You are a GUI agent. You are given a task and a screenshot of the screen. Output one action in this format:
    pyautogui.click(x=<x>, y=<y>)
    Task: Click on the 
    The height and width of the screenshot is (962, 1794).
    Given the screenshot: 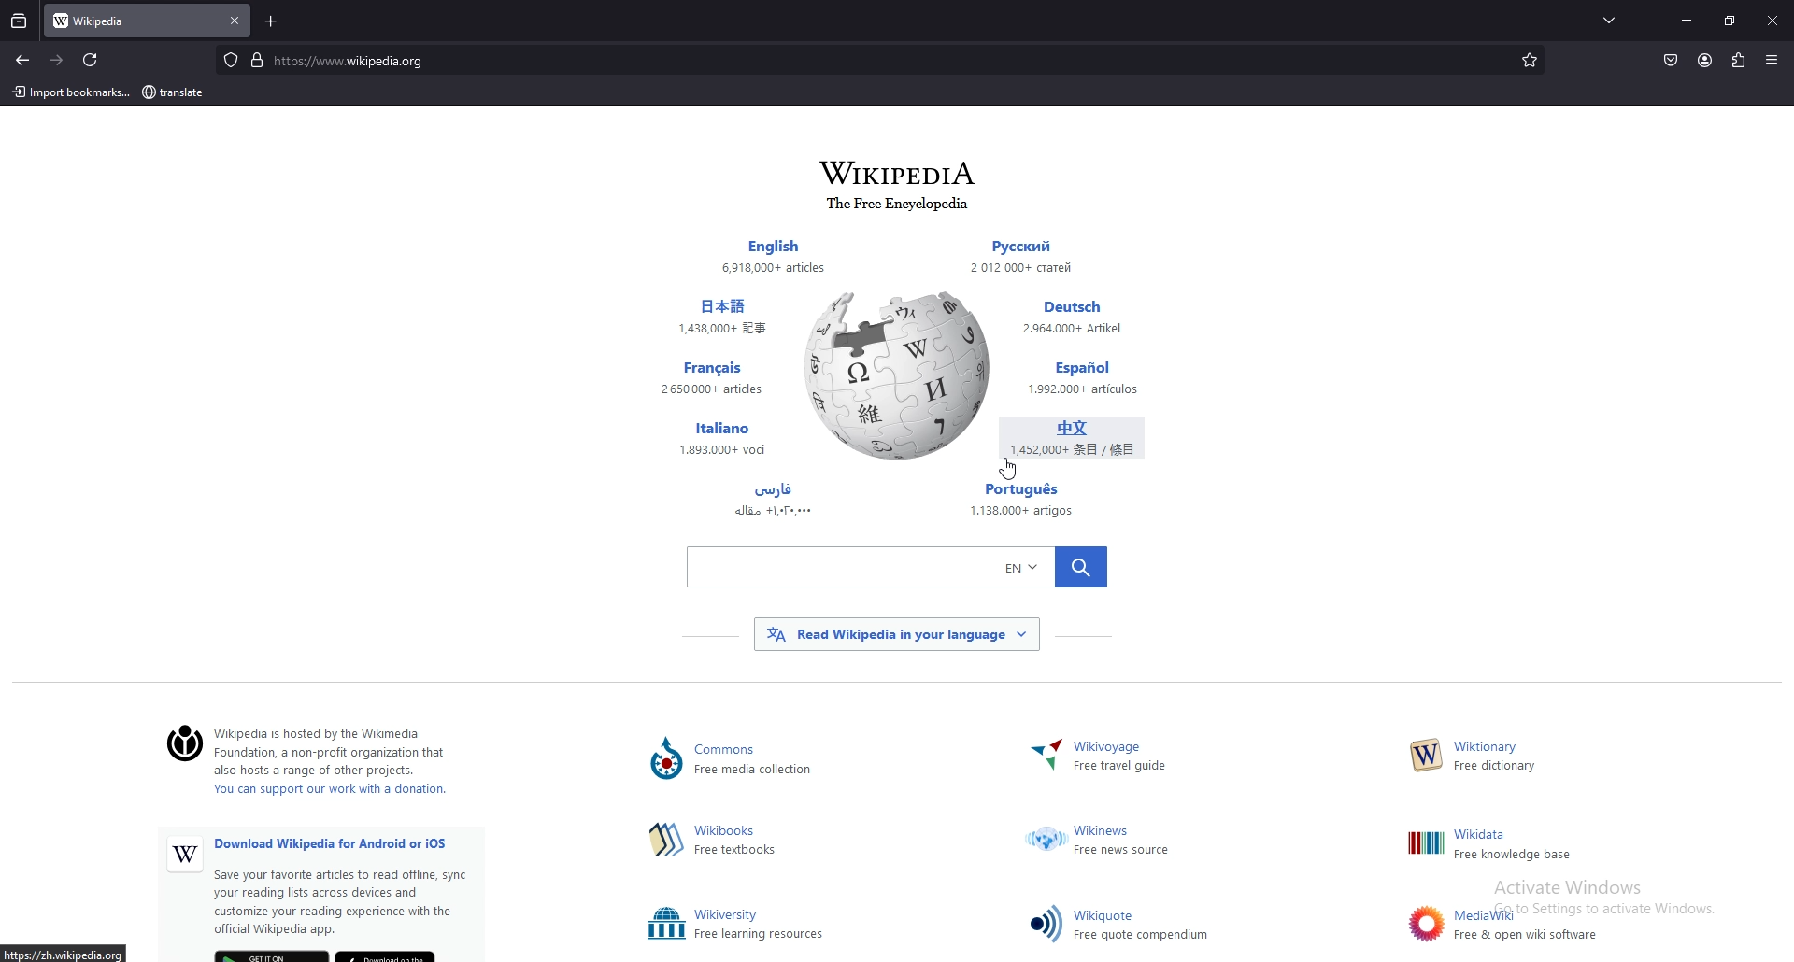 What is the action you would take?
    pyautogui.click(x=1022, y=498)
    